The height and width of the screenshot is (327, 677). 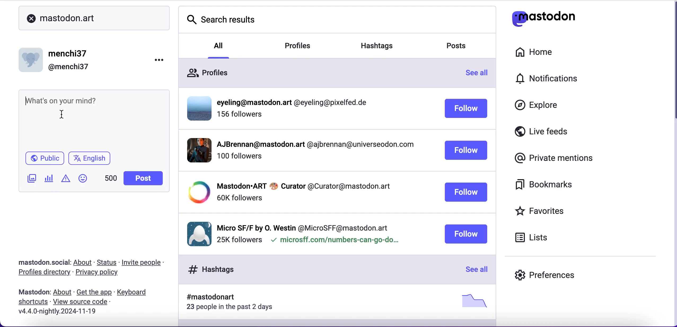 I want to click on profiles, so click(x=207, y=71).